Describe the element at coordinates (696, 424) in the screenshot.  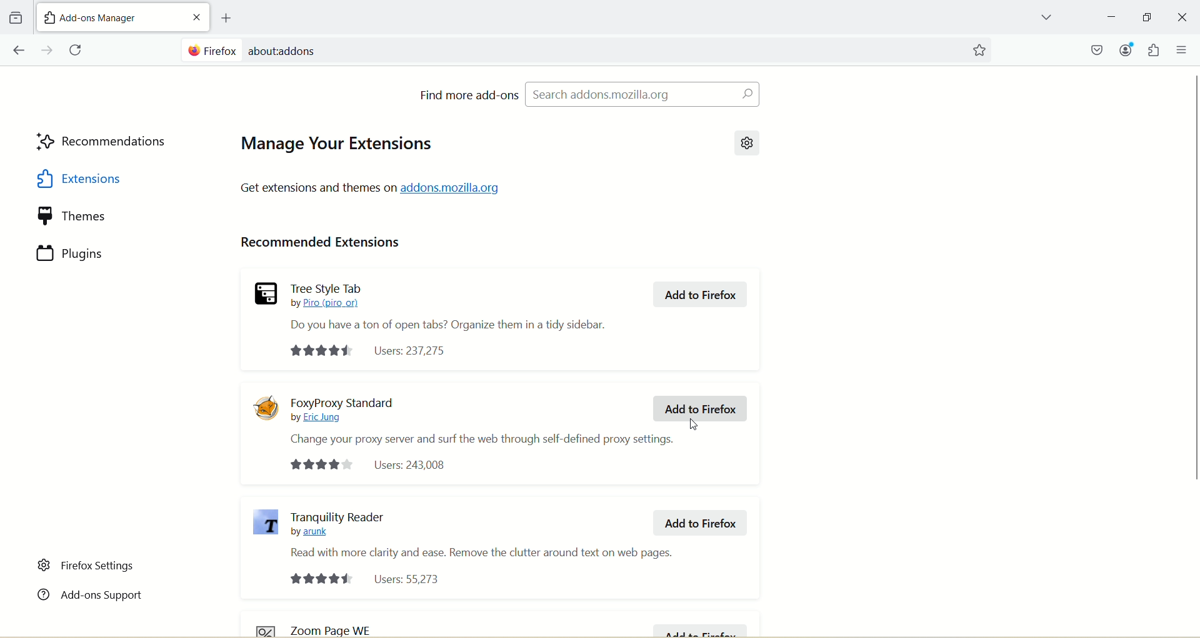
I see `cursor` at that location.